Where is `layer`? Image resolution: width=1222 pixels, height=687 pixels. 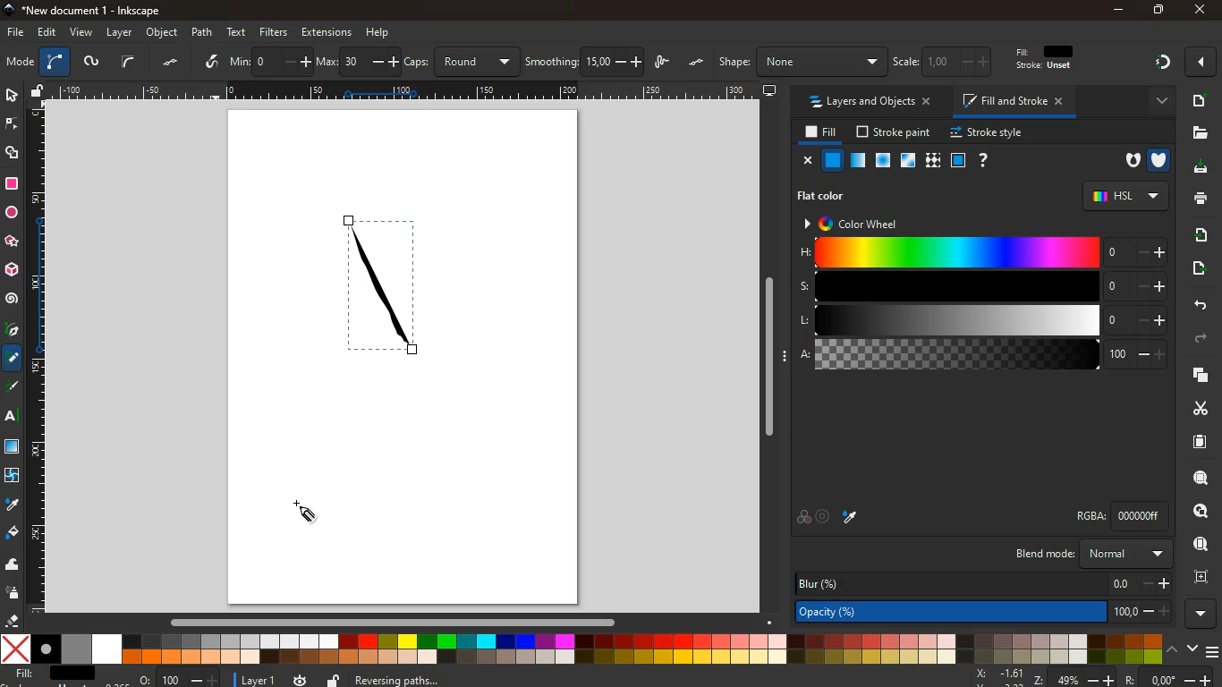 layer is located at coordinates (259, 681).